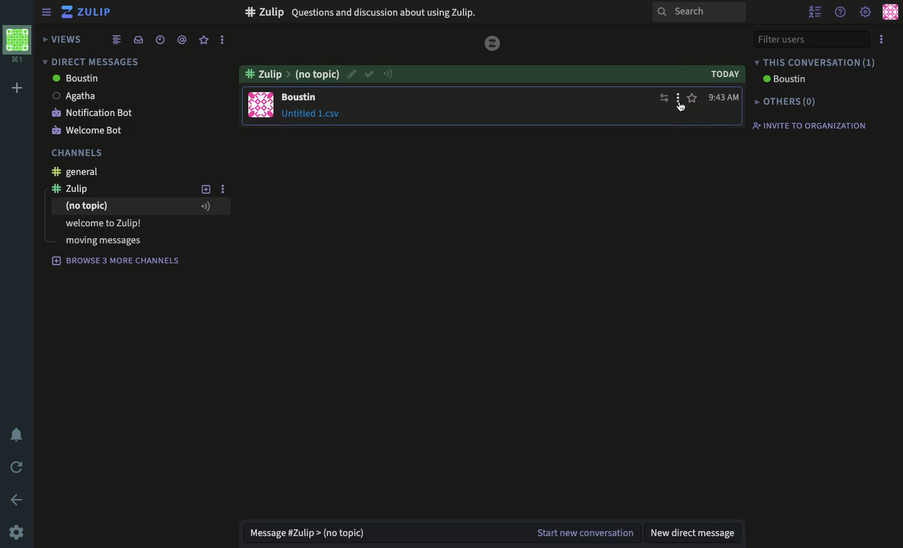  What do you see at coordinates (816, 62) in the screenshot?
I see `This conversation` at bounding box center [816, 62].